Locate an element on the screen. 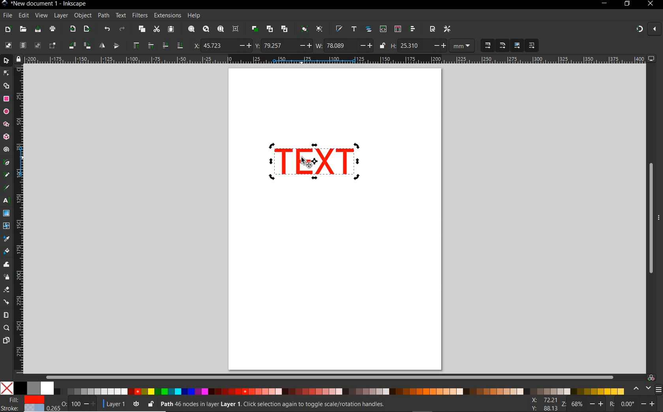 This screenshot has height=412, width=663. MOVE GRADIENTS is located at coordinates (517, 46).